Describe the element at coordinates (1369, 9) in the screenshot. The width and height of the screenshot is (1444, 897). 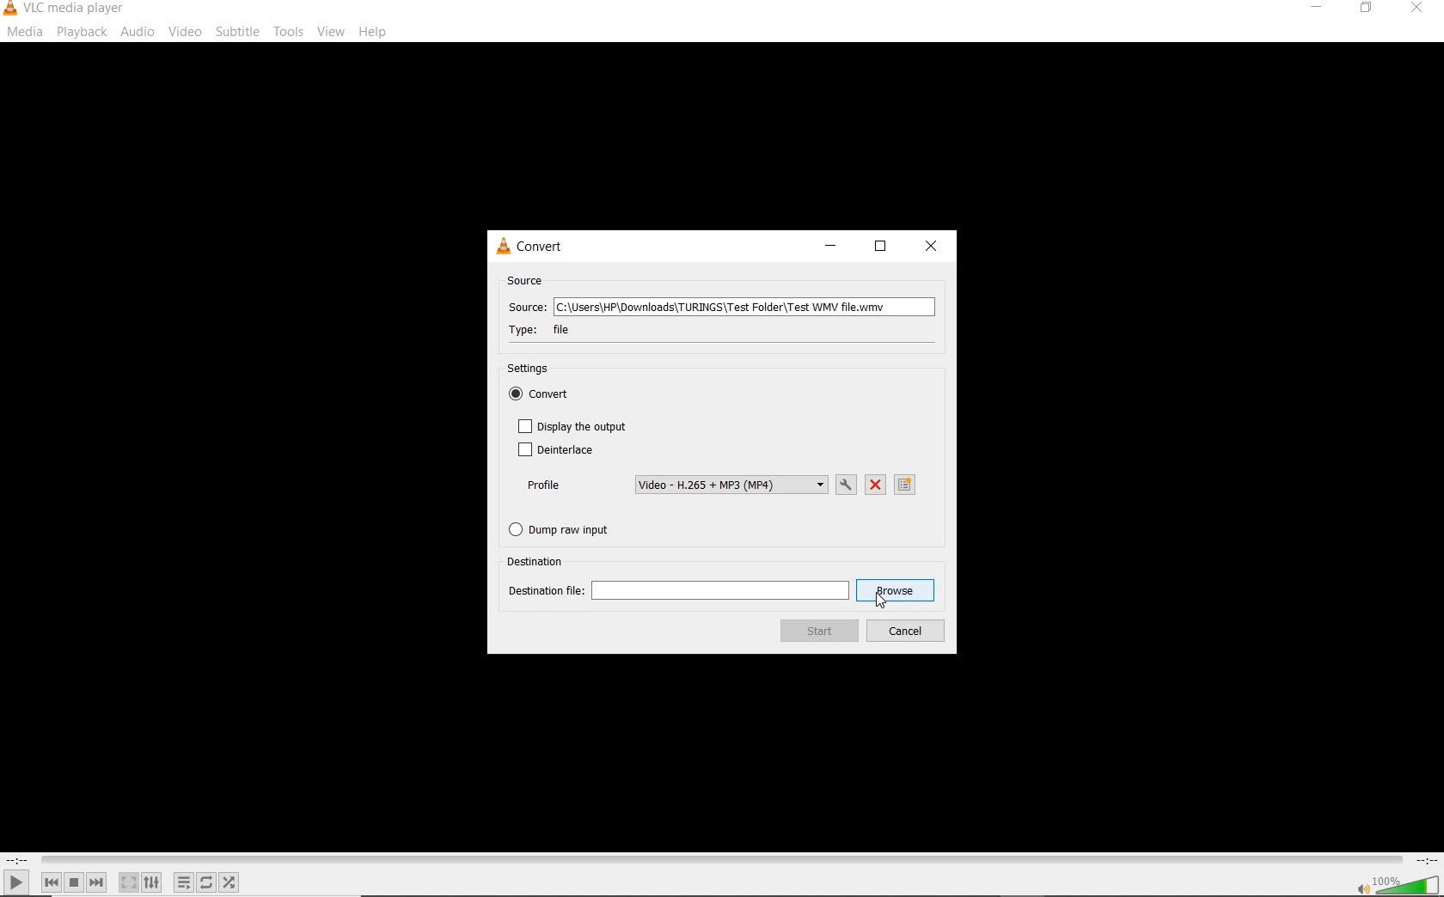
I see `restore down` at that location.